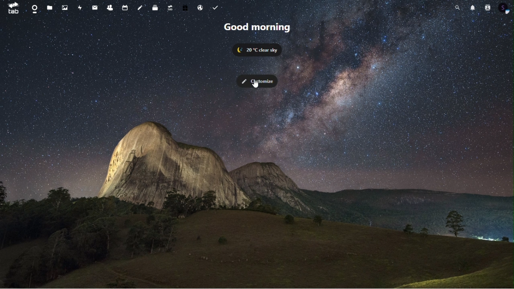  Describe the element at coordinates (170, 6) in the screenshot. I see `upgrade` at that location.